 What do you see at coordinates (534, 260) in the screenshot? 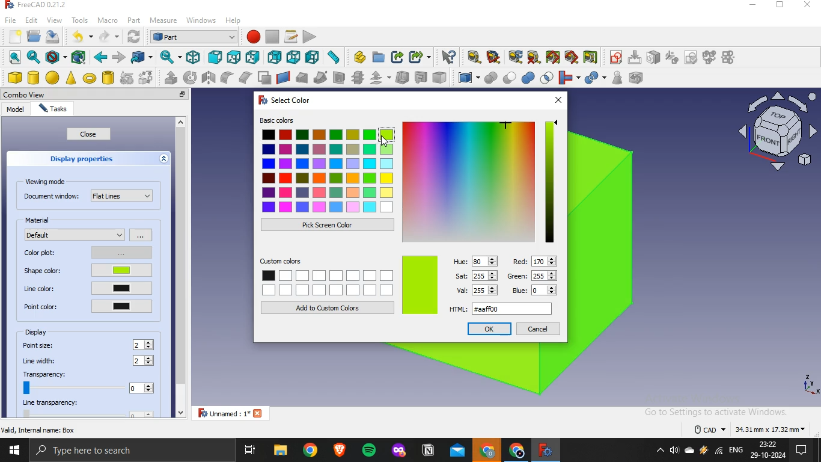
I see `red` at bounding box center [534, 260].